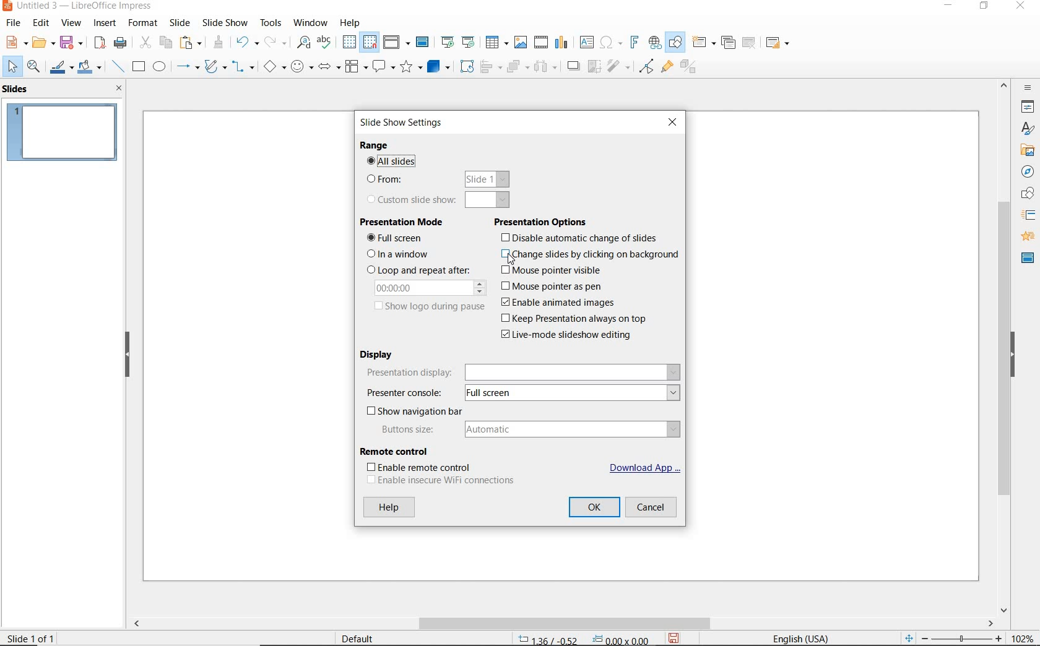 Image resolution: width=1040 pixels, height=646 pixels. What do you see at coordinates (521, 393) in the screenshot?
I see `PESENTER CONSOLE` at bounding box center [521, 393].